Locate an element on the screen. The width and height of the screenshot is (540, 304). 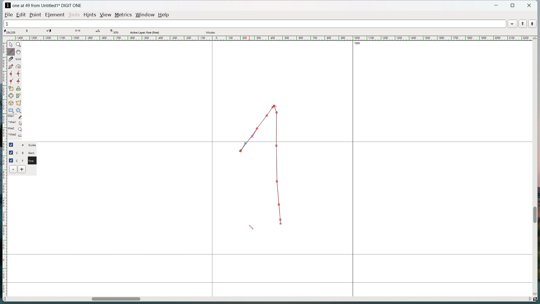
polygon/star is located at coordinates (19, 110).